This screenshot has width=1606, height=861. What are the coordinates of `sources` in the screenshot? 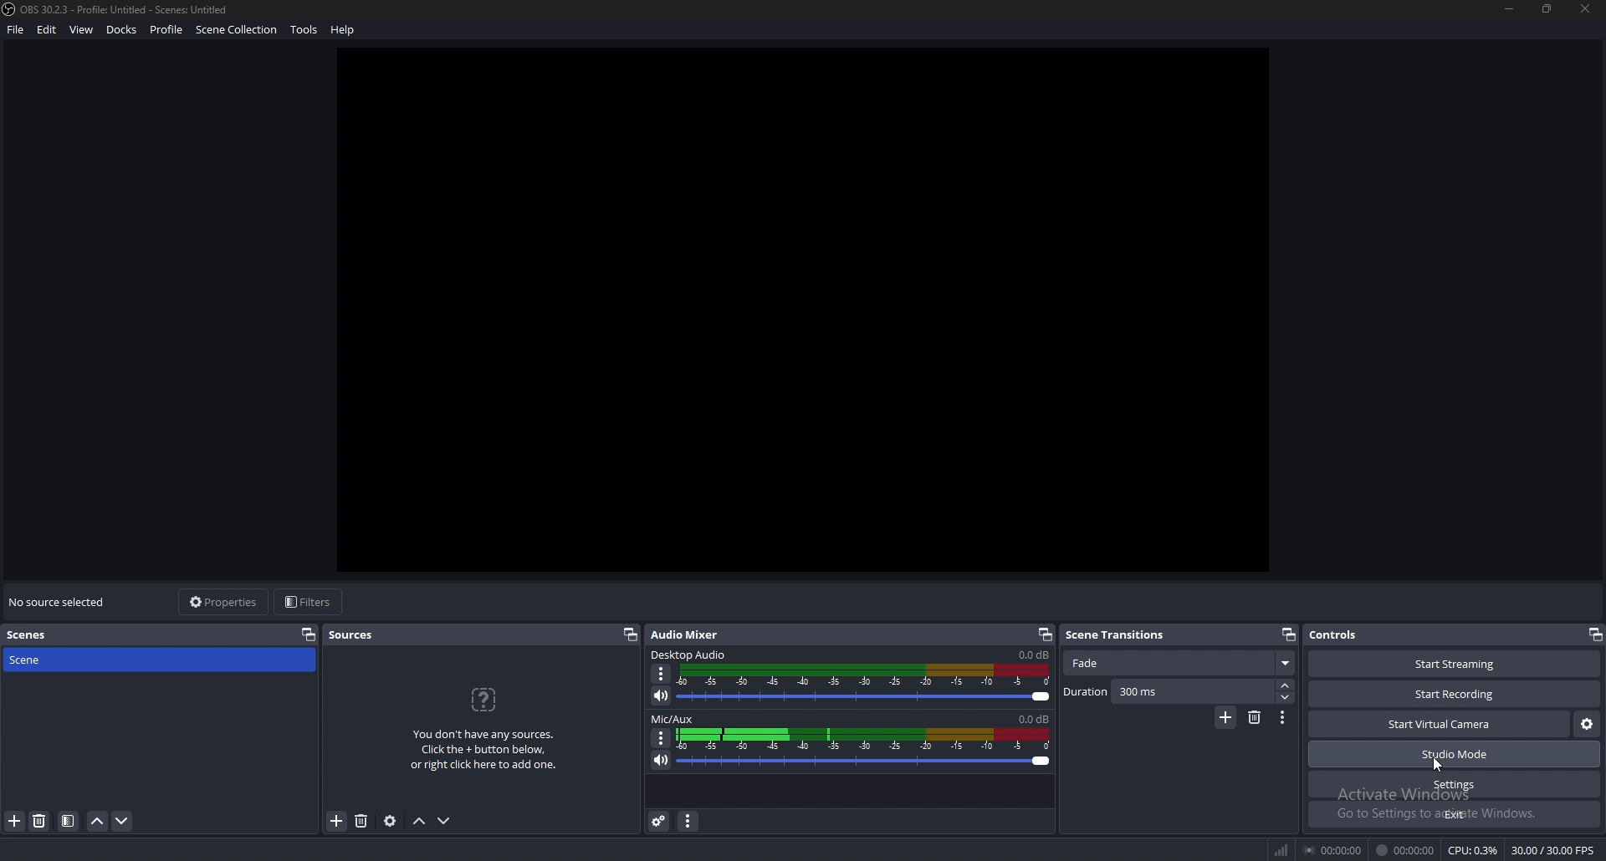 It's located at (352, 635).